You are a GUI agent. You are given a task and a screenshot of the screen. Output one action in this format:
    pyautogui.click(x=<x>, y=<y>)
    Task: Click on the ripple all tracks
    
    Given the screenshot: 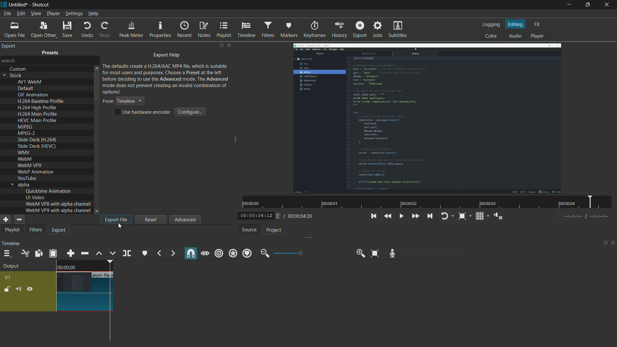 What is the action you would take?
    pyautogui.click(x=233, y=254)
    